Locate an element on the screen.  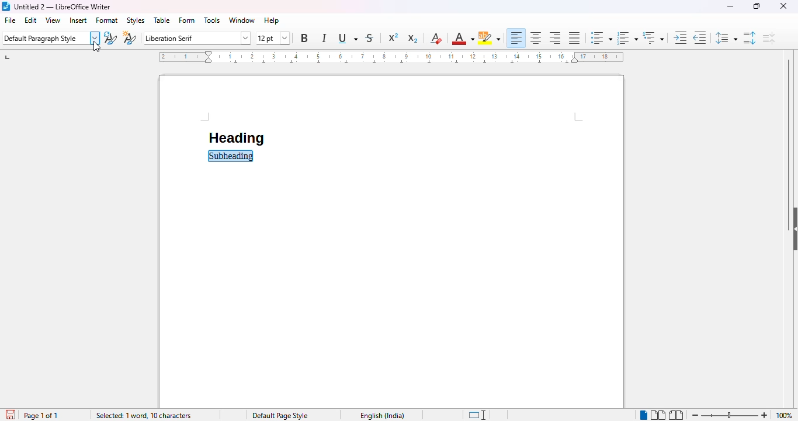
vertical scroll bar is located at coordinates (786, 130).